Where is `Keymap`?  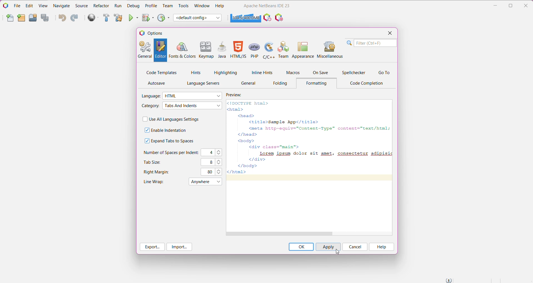 Keymap is located at coordinates (206, 50).